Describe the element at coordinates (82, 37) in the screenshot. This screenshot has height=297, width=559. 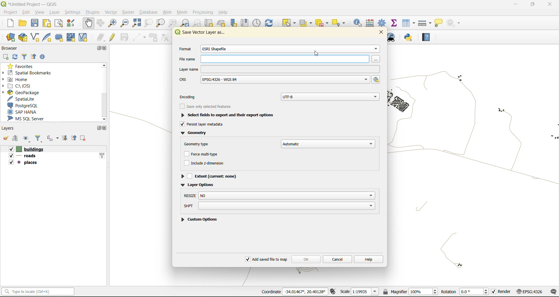
I see `new virtual layer` at that location.